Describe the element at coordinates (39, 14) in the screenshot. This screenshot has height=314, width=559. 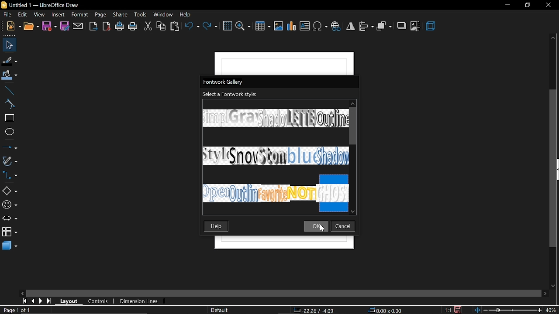
I see `view` at that location.